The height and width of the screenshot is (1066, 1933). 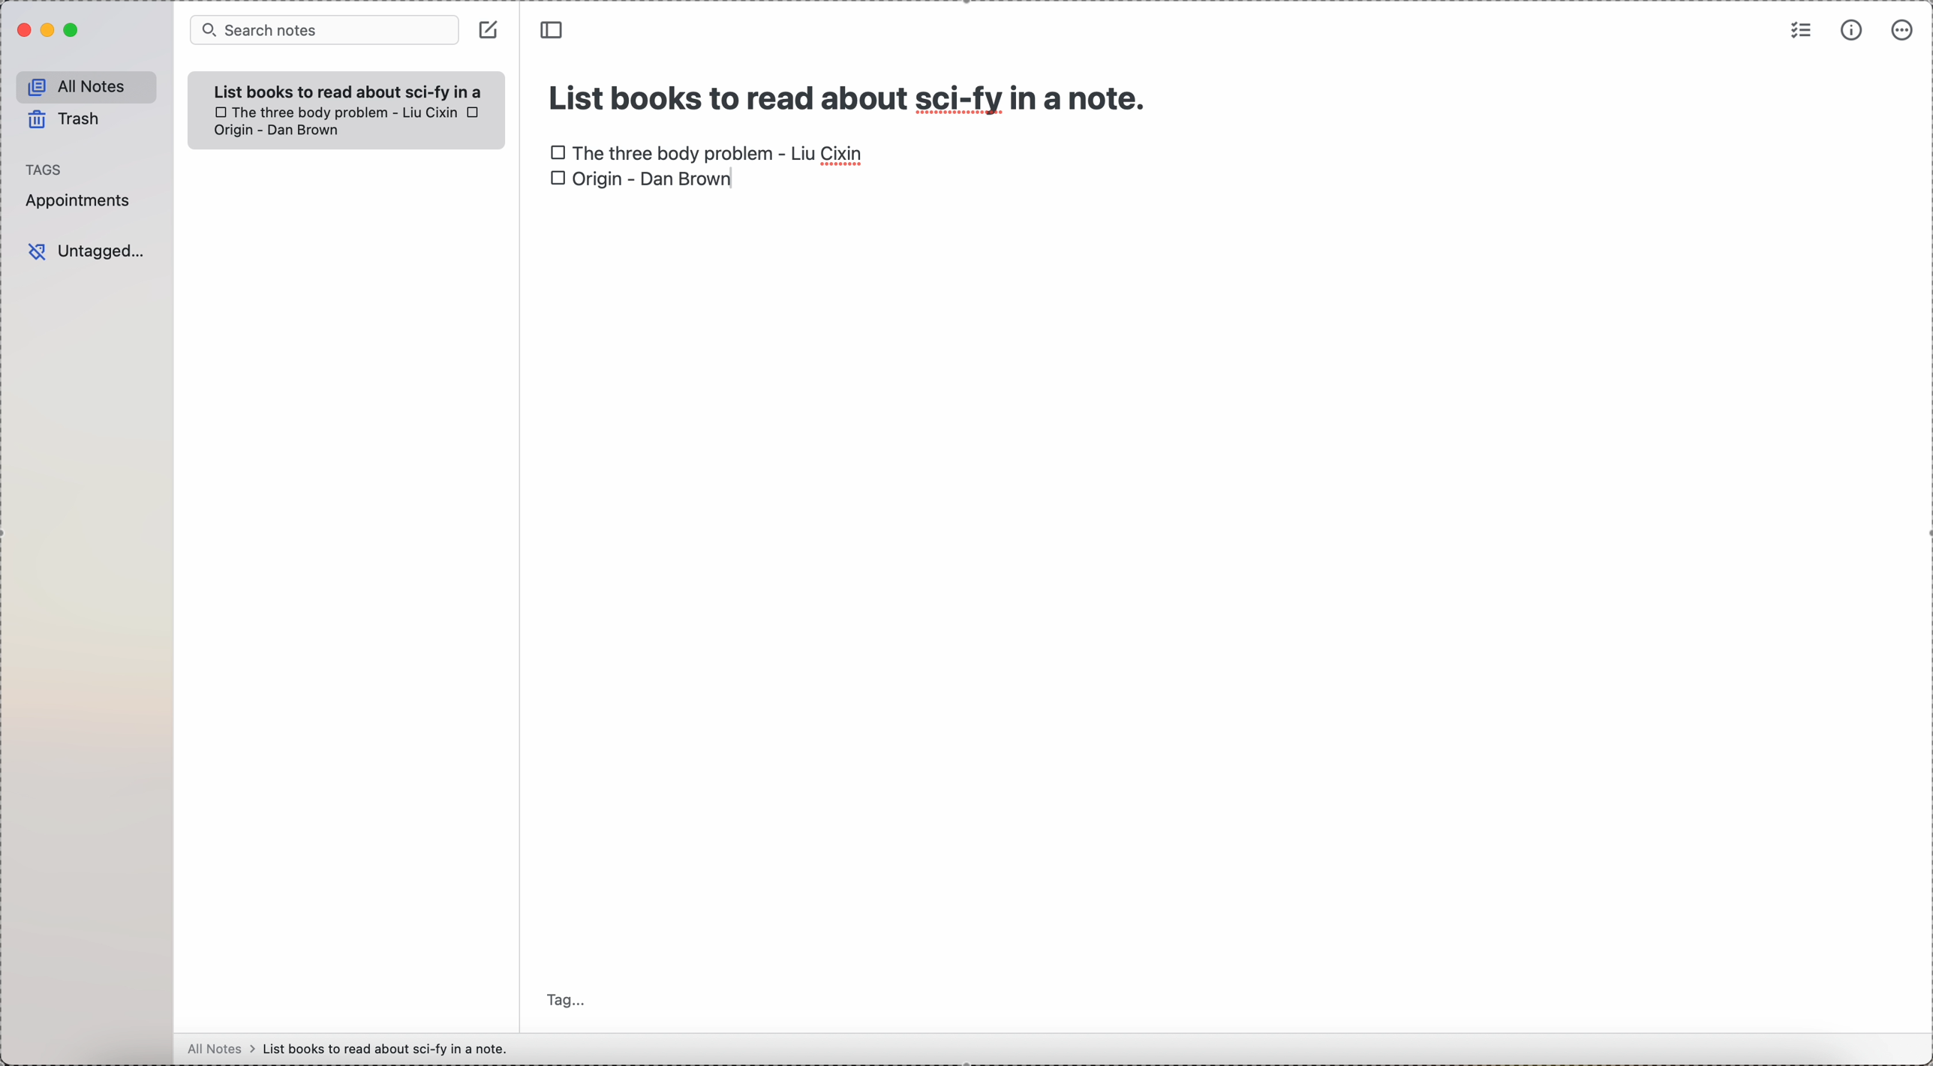 What do you see at coordinates (71, 32) in the screenshot?
I see `maximize` at bounding box center [71, 32].